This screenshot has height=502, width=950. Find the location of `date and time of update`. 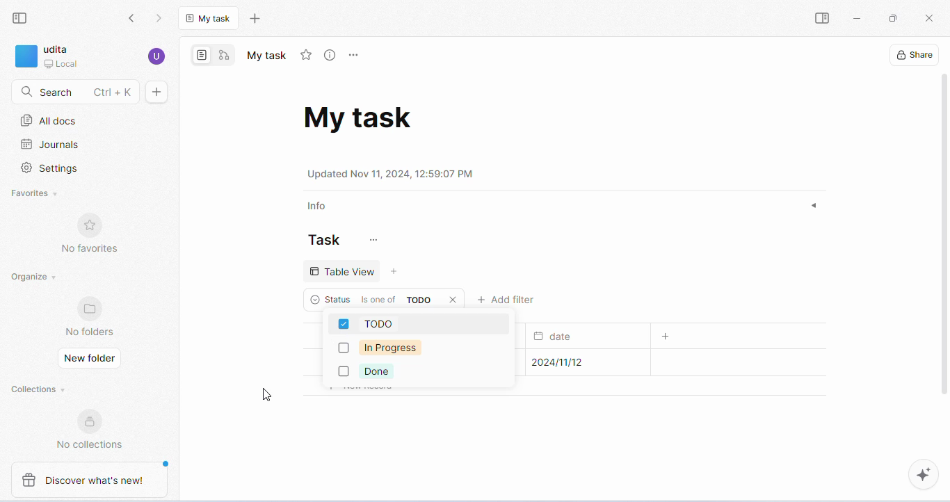

date and time of update is located at coordinates (393, 173).